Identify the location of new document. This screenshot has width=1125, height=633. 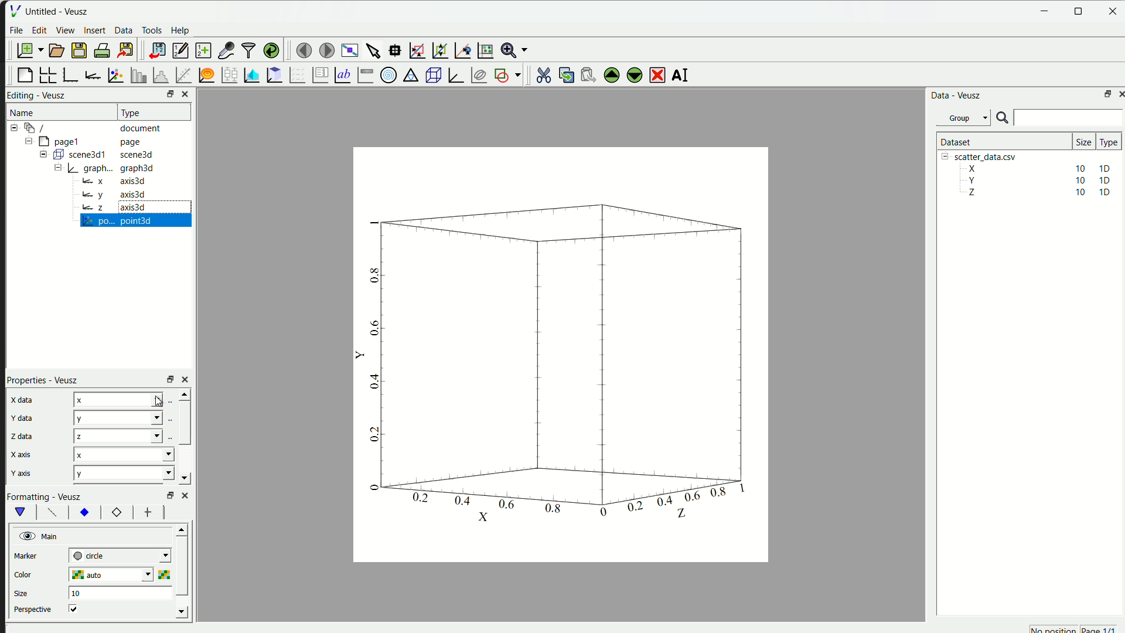
(27, 49).